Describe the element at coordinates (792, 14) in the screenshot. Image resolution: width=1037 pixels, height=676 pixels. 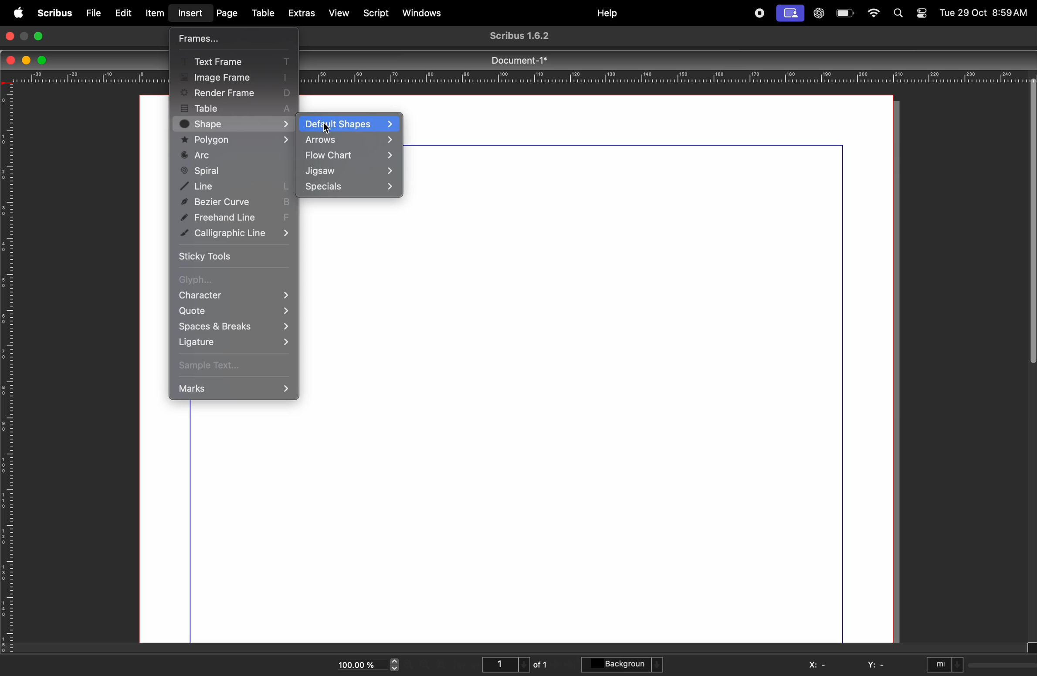
I see `cast` at that location.